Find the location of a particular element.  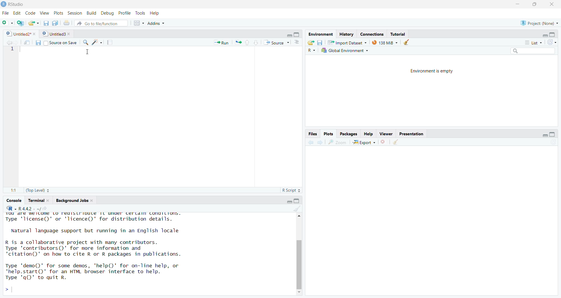

57% 1mnort Dataset ~ is located at coordinates (346, 42).